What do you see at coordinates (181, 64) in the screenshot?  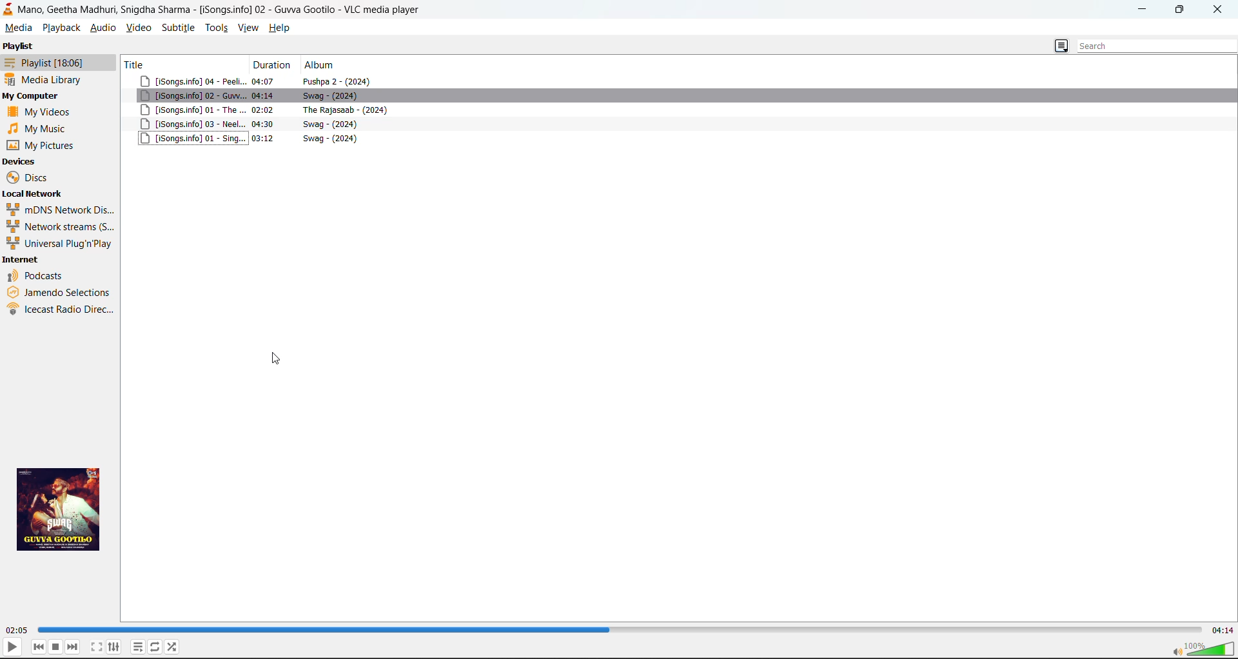 I see `title` at bounding box center [181, 64].